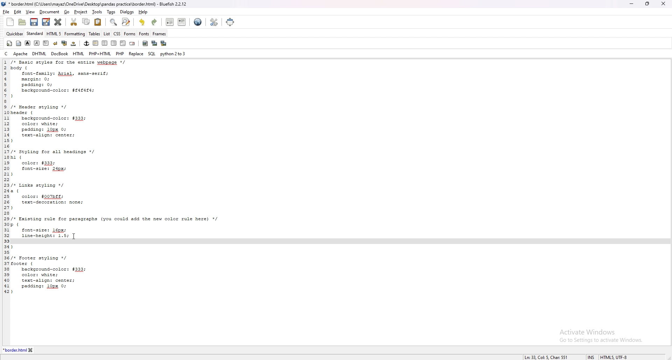  What do you see at coordinates (64, 43) in the screenshot?
I see `break and clear` at bounding box center [64, 43].